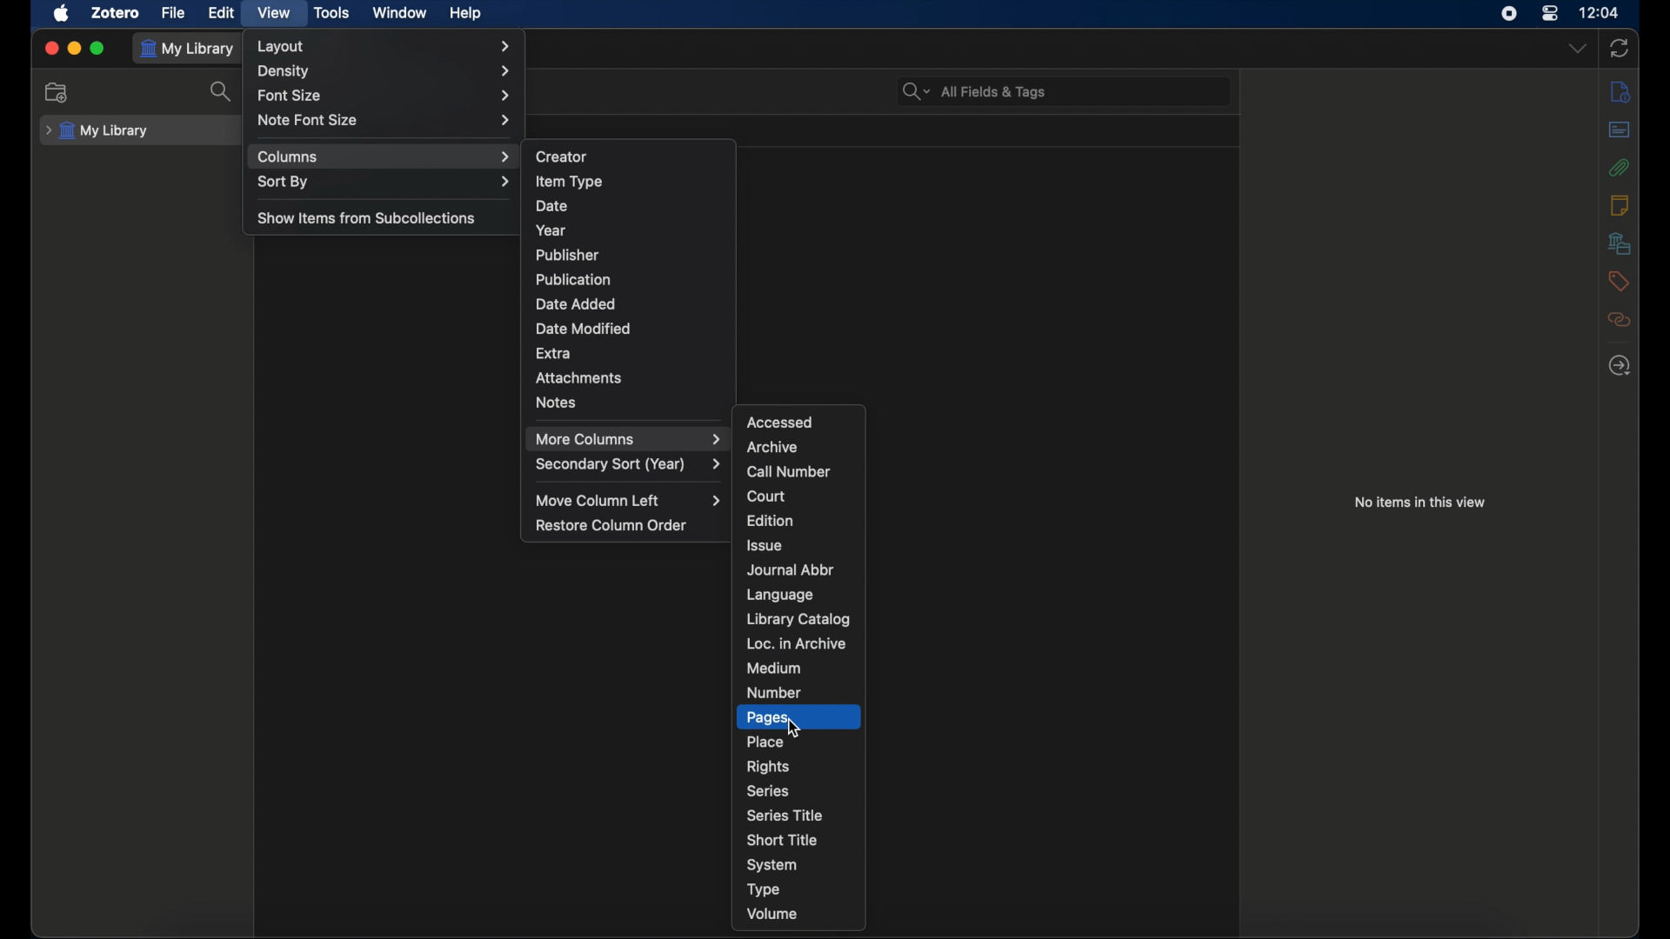 This screenshot has width=1670, height=939. What do you see at coordinates (557, 402) in the screenshot?
I see `notes` at bounding box center [557, 402].